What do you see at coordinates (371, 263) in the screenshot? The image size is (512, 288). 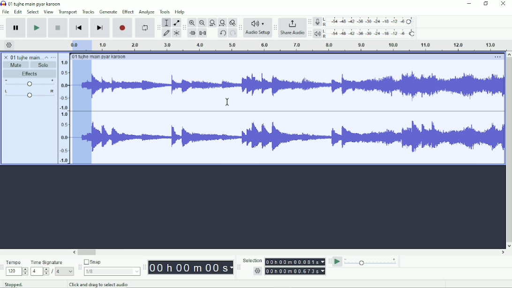 I see `Playback speed` at bounding box center [371, 263].